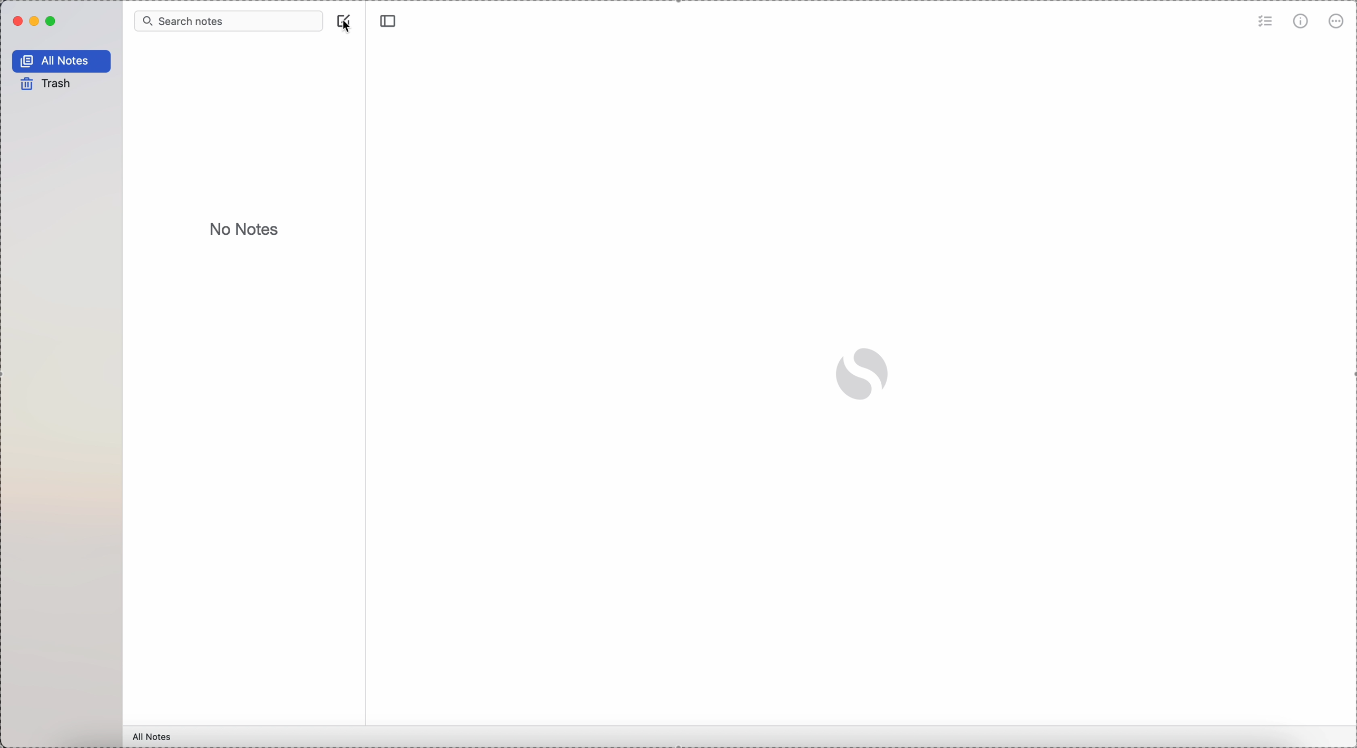  What do you see at coordinates (1338, 20) in the screenshot?
I see `more options` at bounding box center [1338, 20].